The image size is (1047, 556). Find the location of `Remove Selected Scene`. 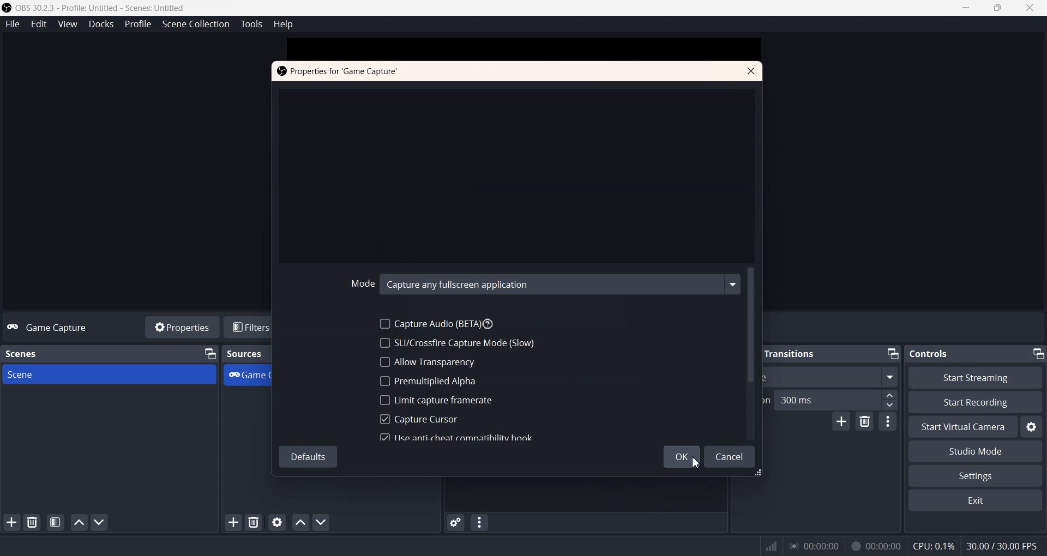

Remove Selected Scene is located at coordinates (32, 522).